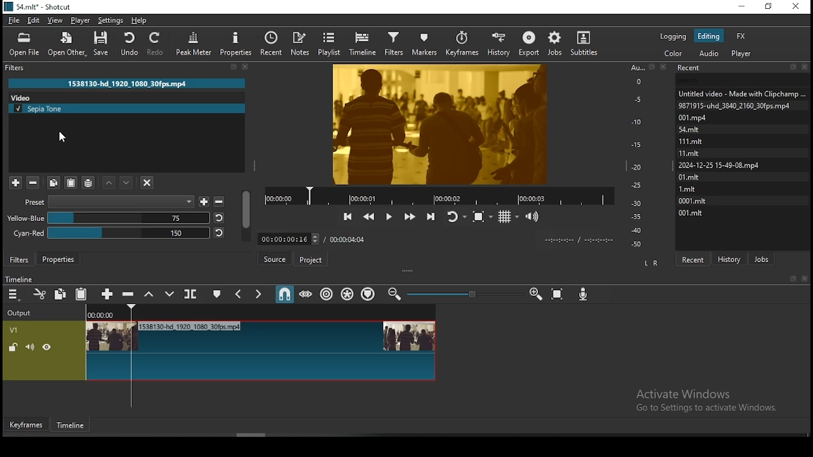  What do you see at coordinates (428, 42) in the screenshot?
I see `markers` at bounding box center [428, 42].